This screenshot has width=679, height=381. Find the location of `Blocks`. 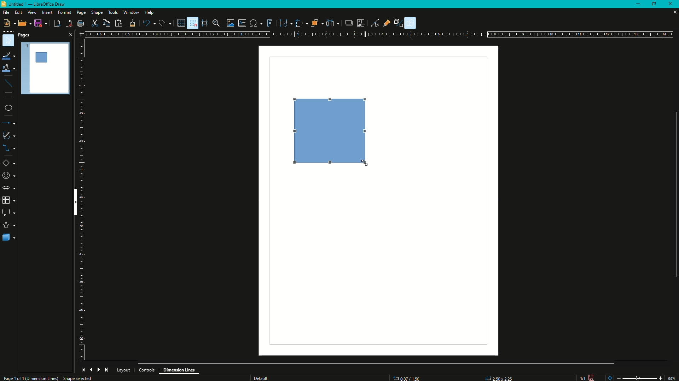

Blocks is located at coordinates (8, 200).